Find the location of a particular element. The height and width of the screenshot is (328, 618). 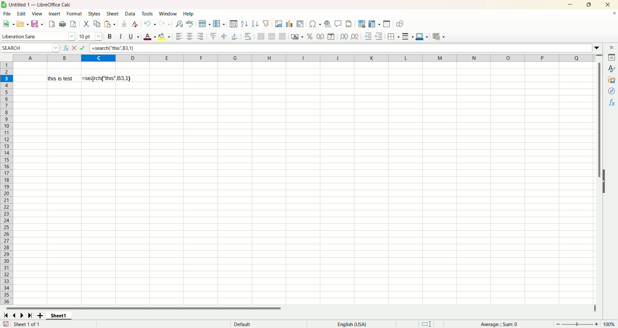

align center is located at coordinates (190, 36).